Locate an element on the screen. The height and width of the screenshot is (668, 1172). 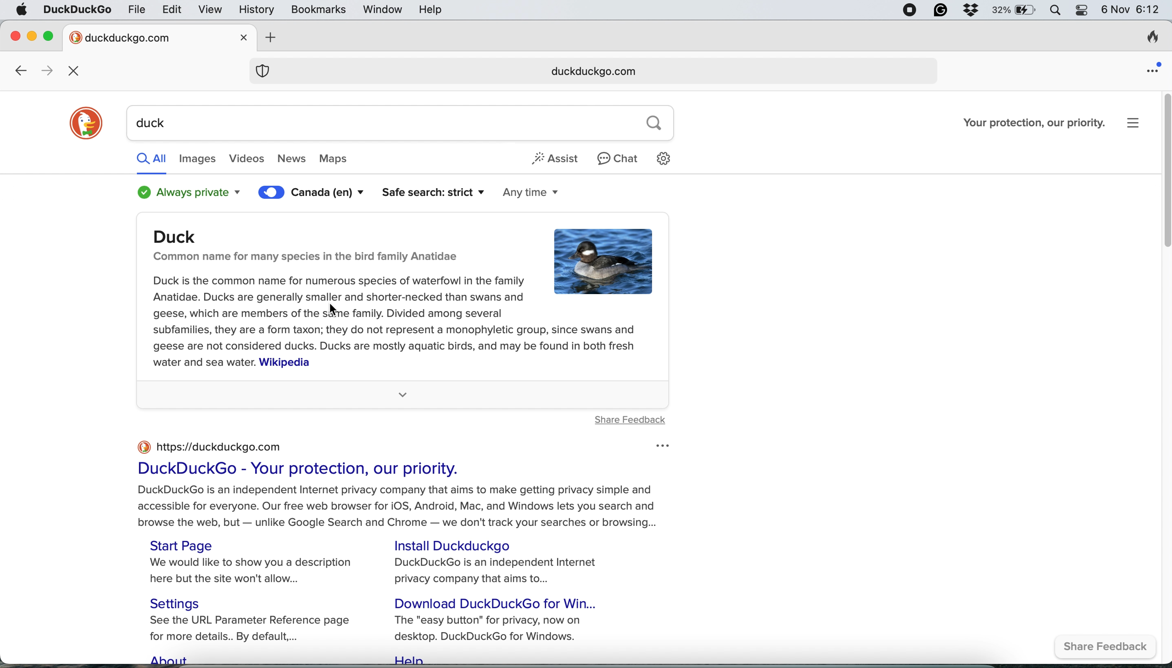
search location chosen is located at coordinates (314, 195).